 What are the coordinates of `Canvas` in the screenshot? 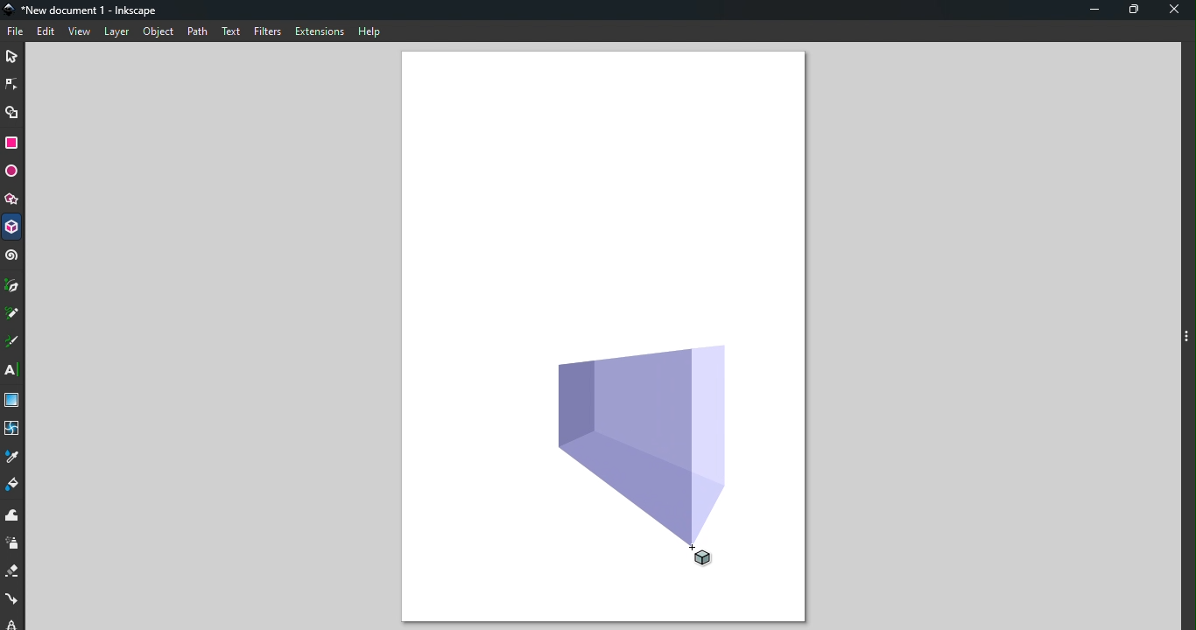 It's located at (602, 191).